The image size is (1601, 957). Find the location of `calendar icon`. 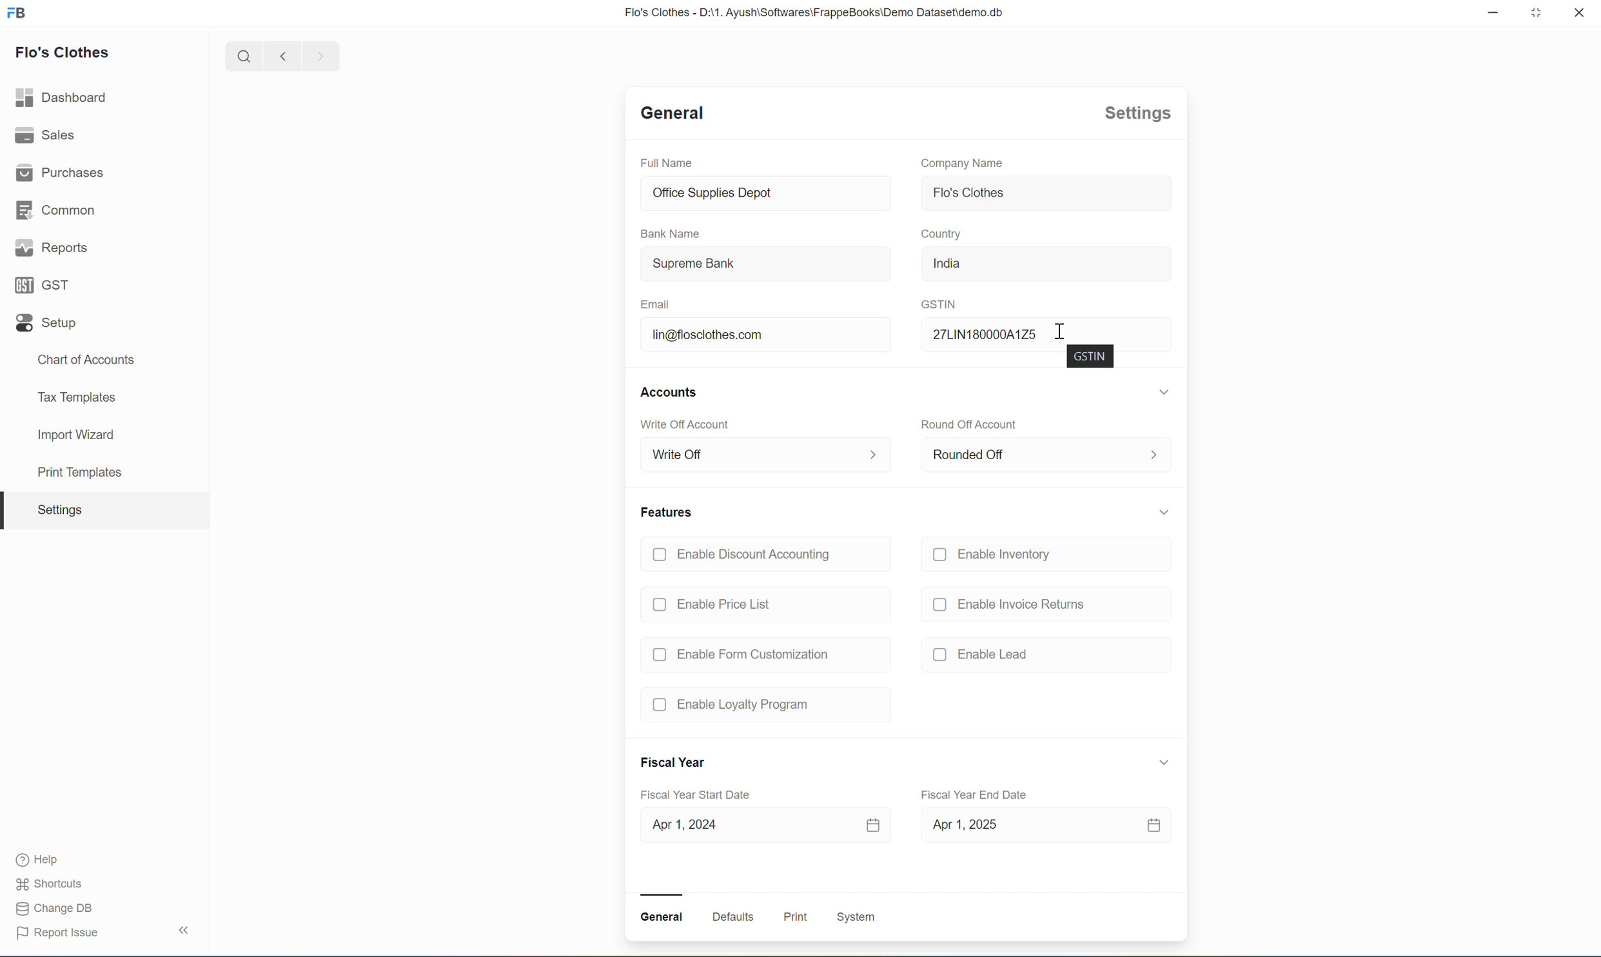

calendar icon is located at coordinates (873, 825).